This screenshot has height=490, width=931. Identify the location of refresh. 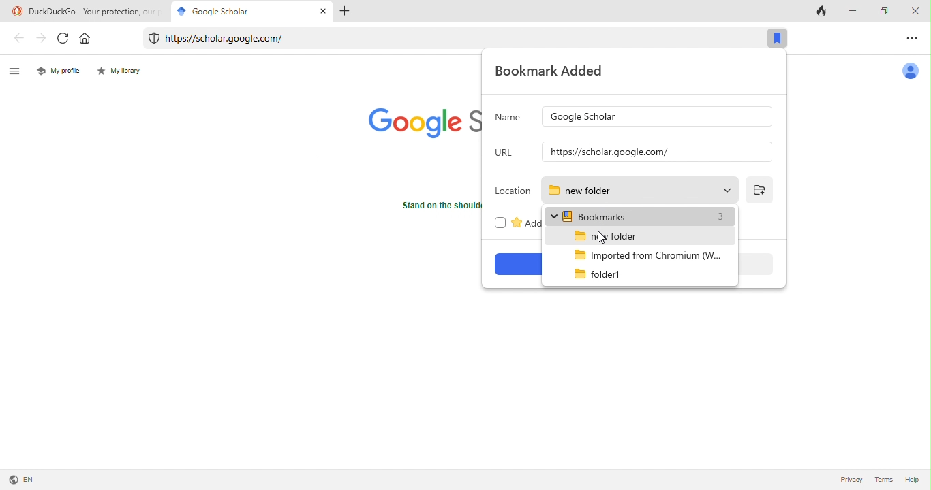
(64, 40).